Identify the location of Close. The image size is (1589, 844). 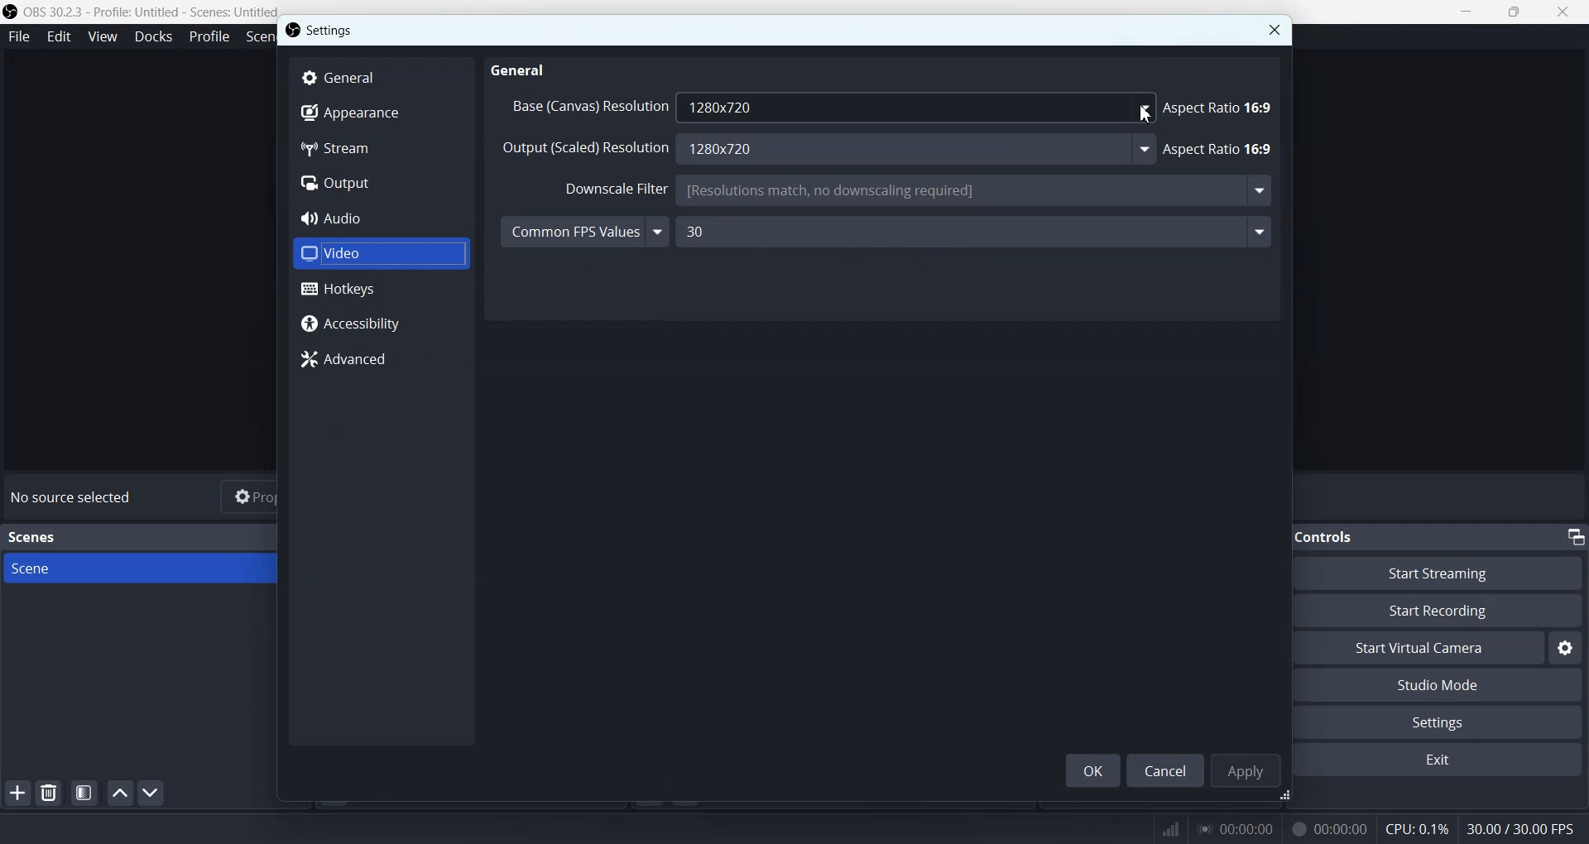
(1274, 30).